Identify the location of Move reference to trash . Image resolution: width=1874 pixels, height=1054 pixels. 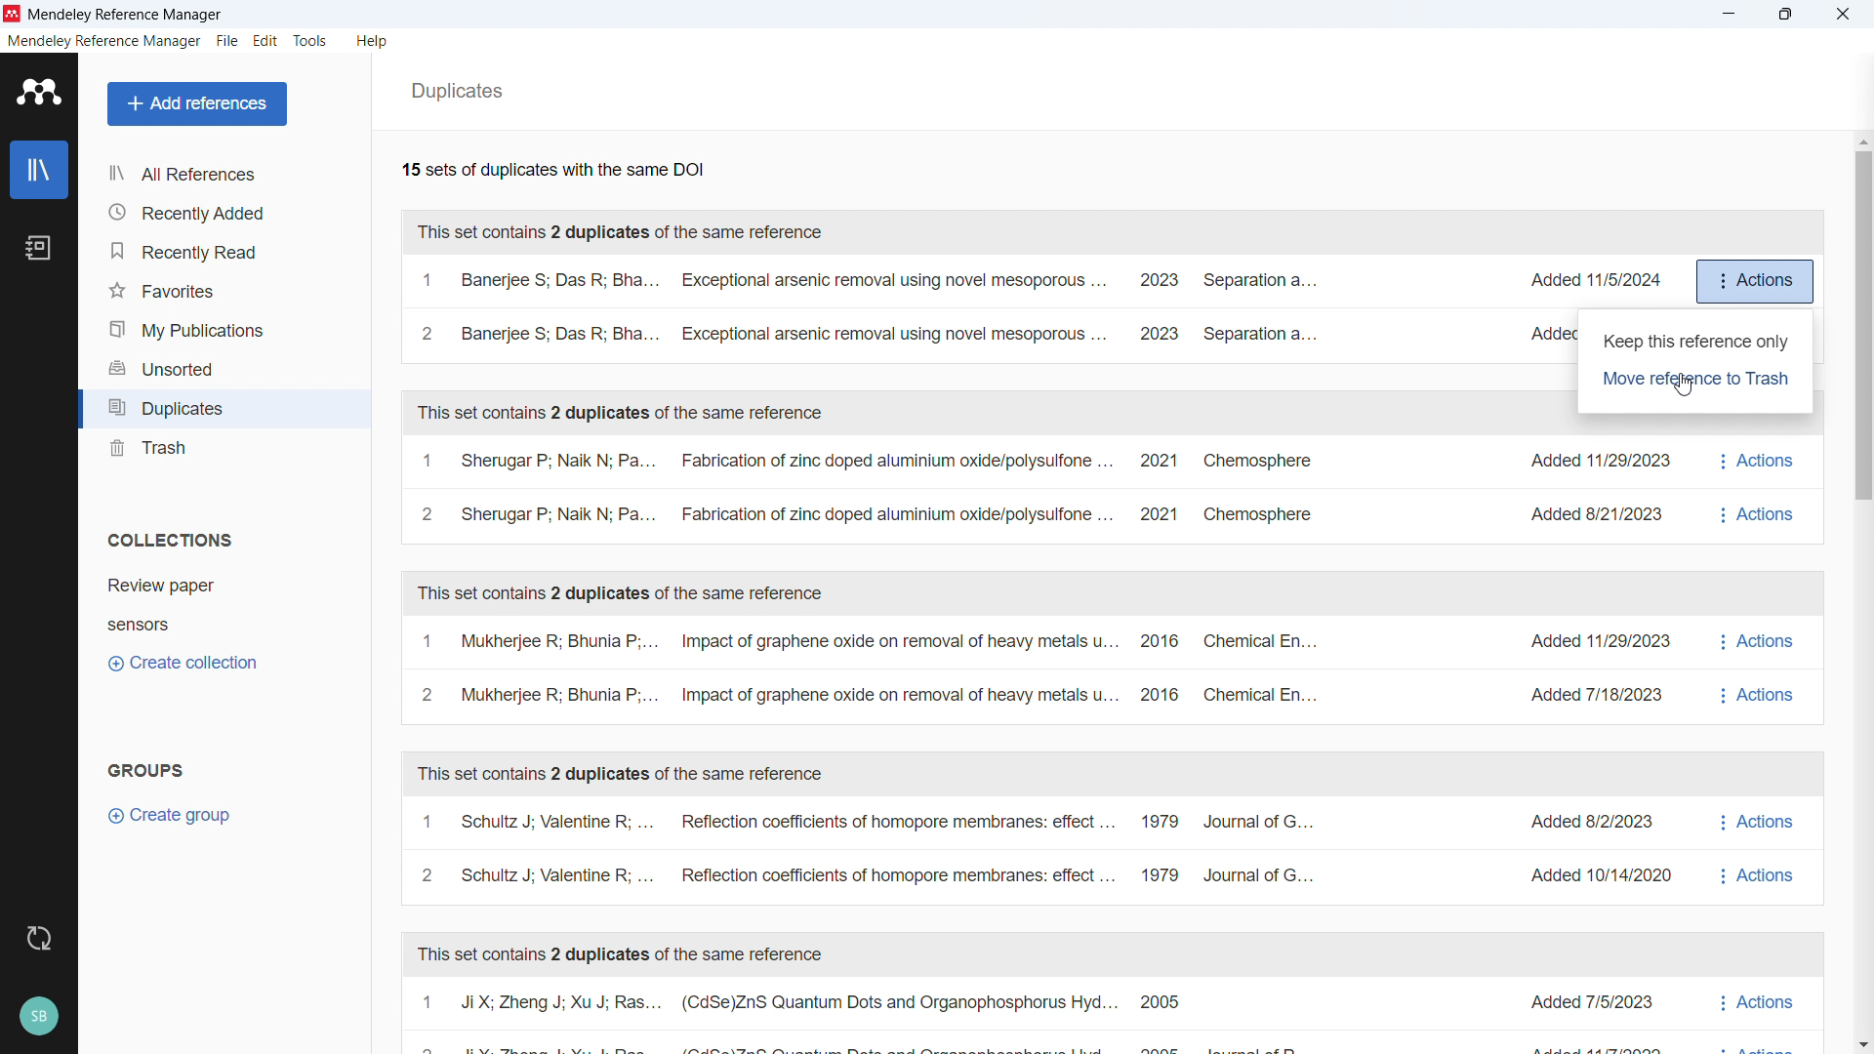
(1695, 381).